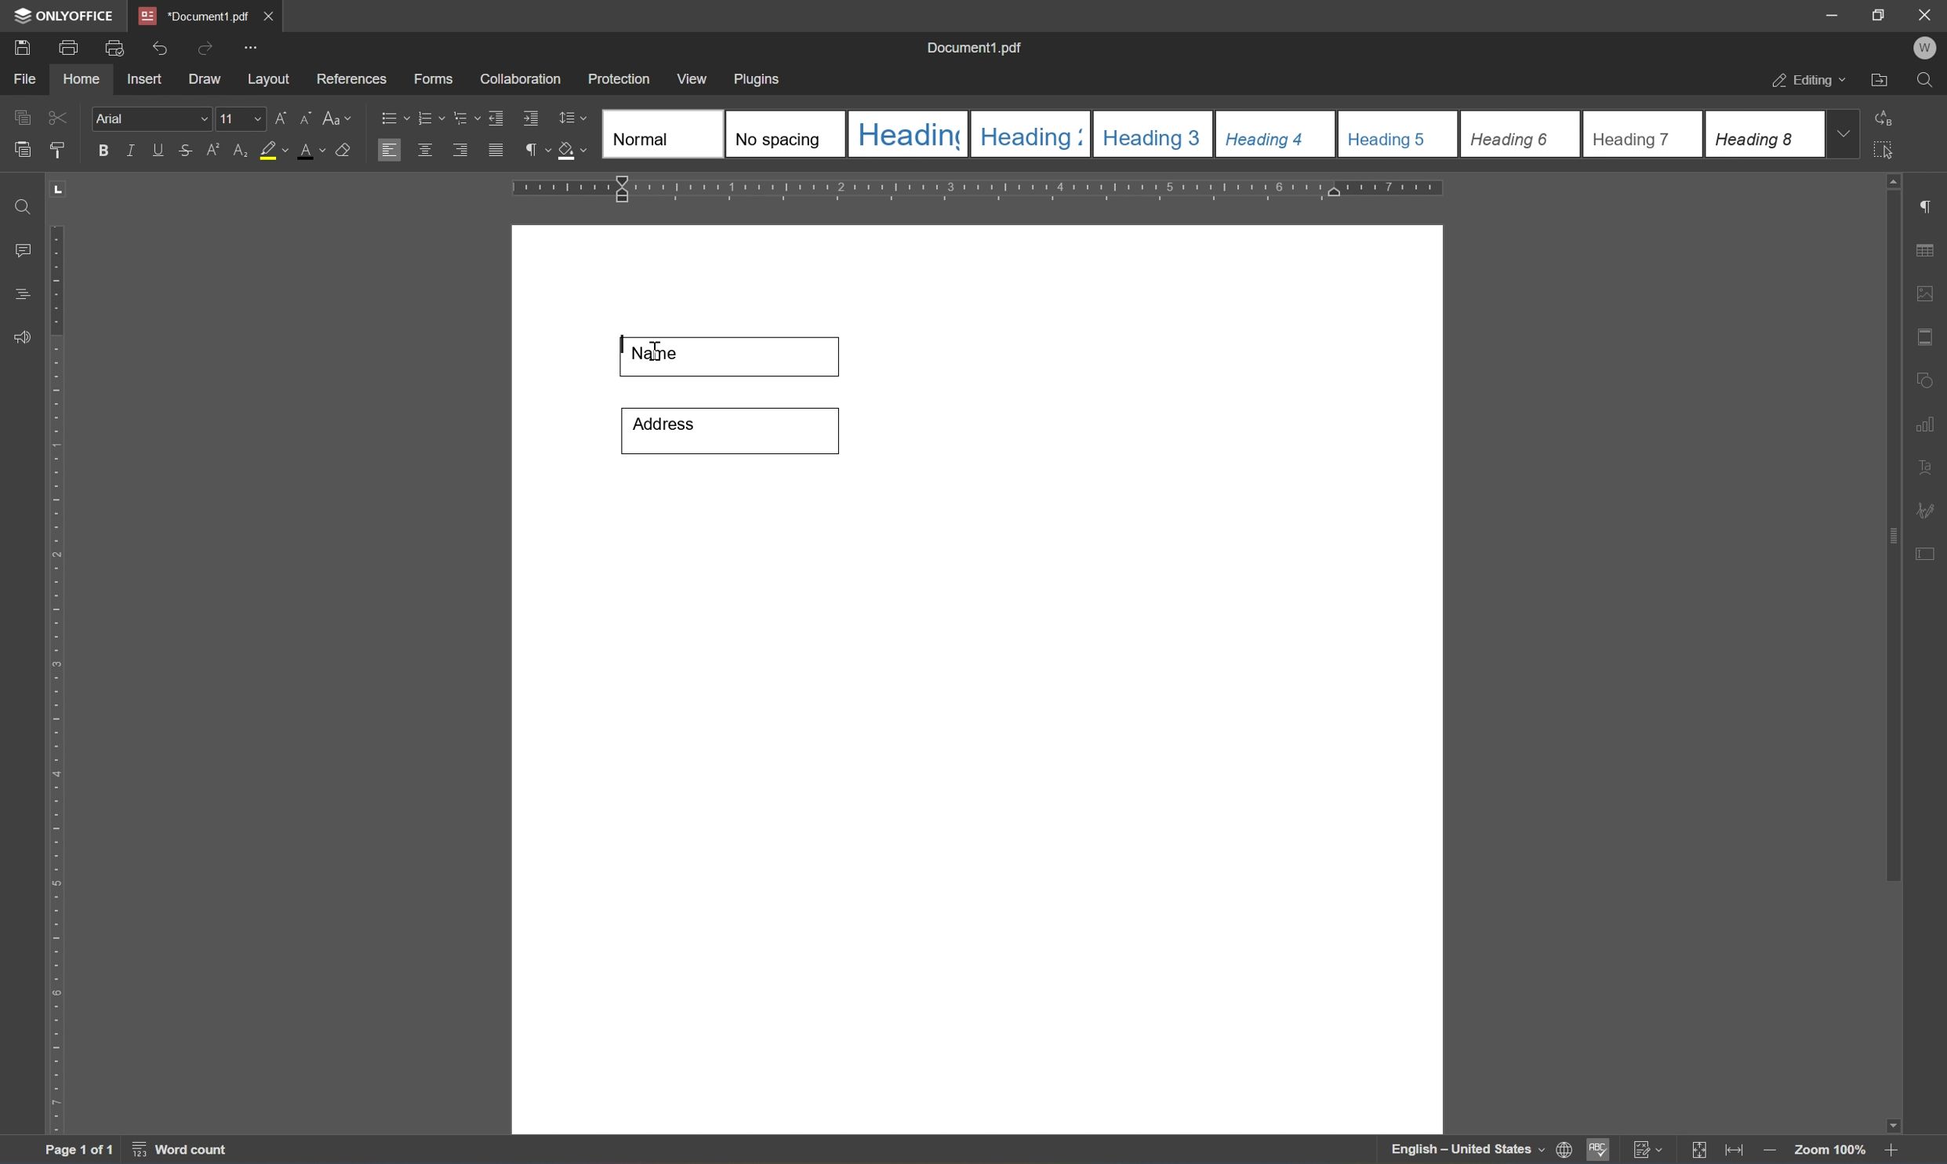  Describe the element at coordinates (273, 151) in the screenshot. I see `highlight color` at that location.